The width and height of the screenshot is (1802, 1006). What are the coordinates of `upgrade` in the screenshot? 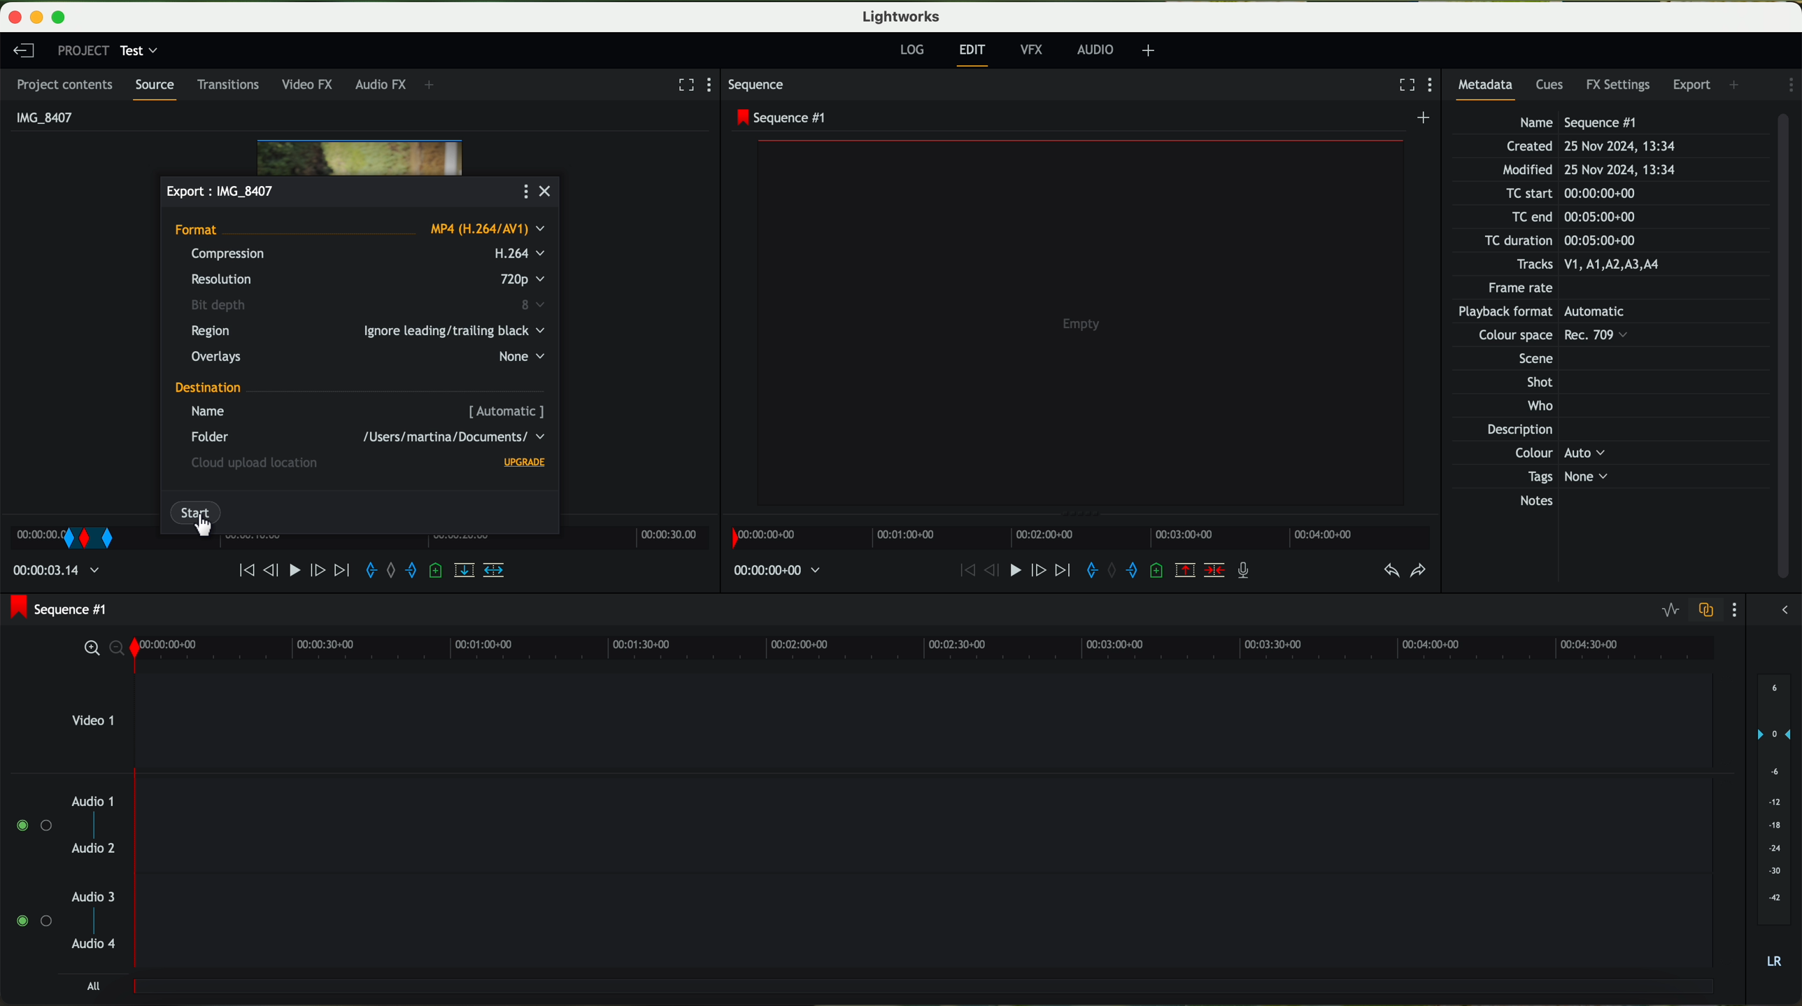 It's located at (526, 463).